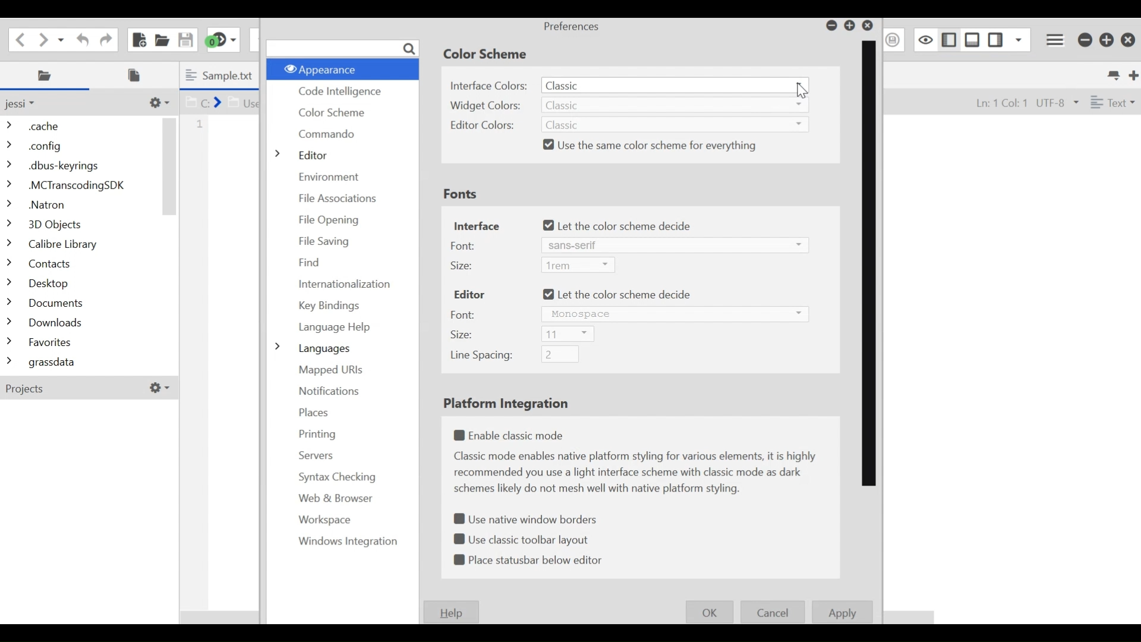 The image size is (1141, 642). What do you see at coordinates (869, 263) in the screenshot?
I see `Vertical Scroll bar` at bounding box center [869, 263].